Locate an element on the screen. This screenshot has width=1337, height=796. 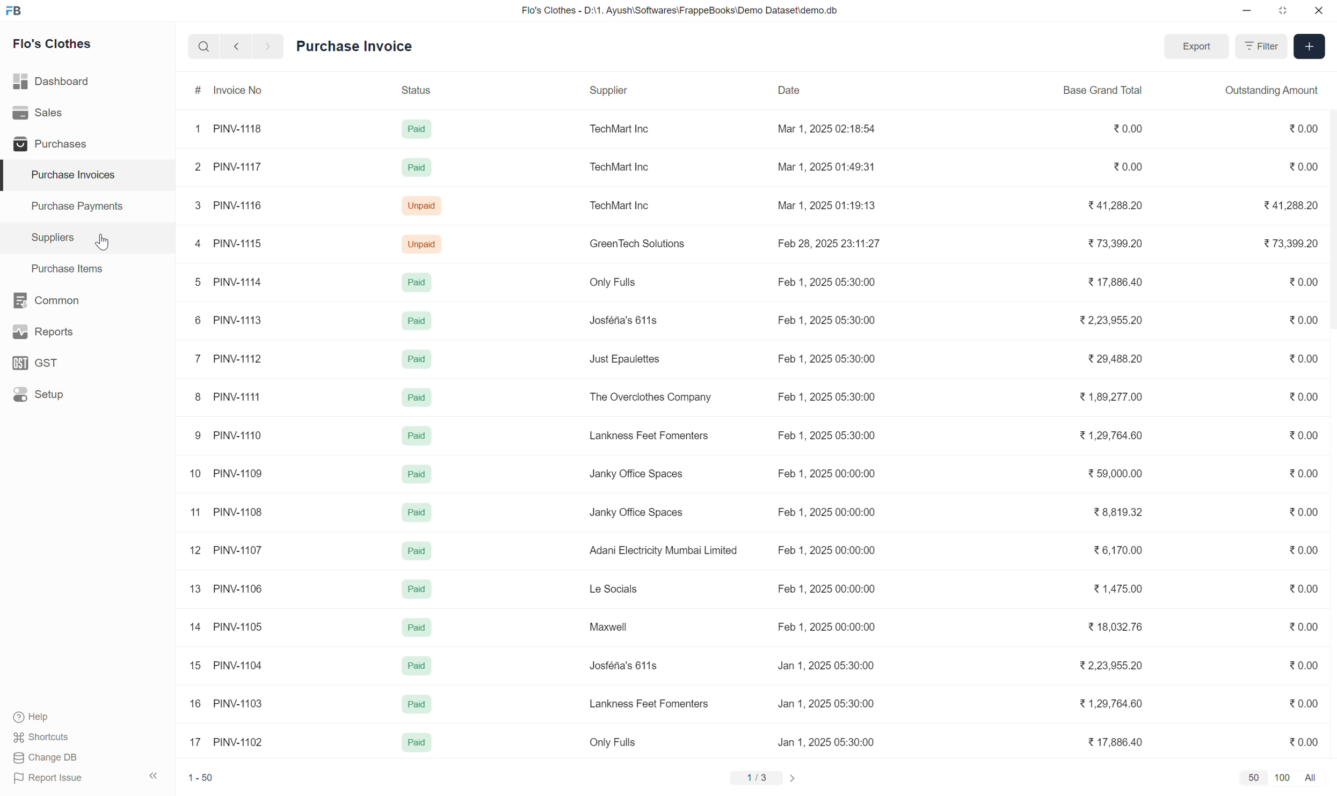
Just Epaulettes is located at coordinates (627, 358).